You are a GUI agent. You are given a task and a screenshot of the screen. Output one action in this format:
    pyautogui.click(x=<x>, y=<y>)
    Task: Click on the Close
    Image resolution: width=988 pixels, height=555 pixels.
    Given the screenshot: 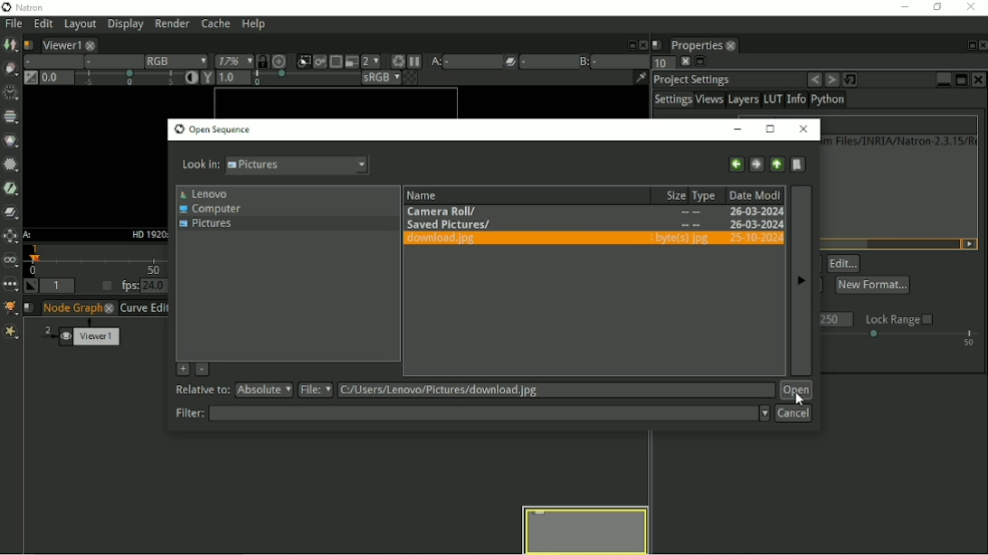 What is the action you would take?
    pyautogui.click(x=973, y=7)
    